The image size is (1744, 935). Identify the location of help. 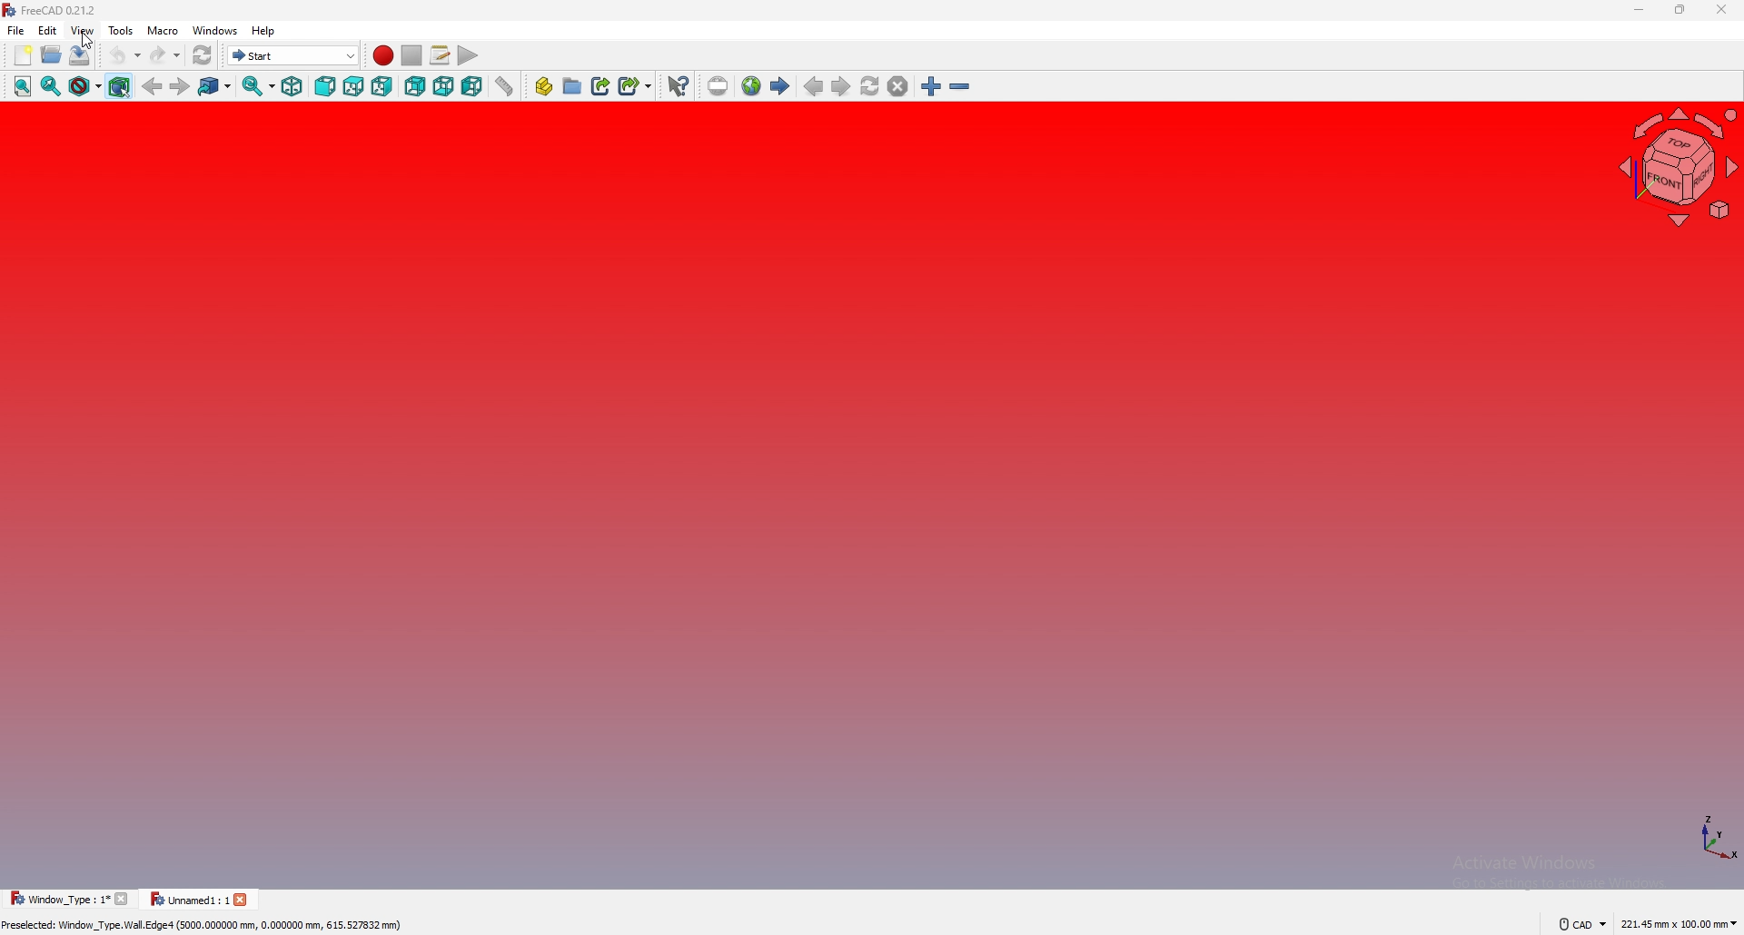
(264, 31).